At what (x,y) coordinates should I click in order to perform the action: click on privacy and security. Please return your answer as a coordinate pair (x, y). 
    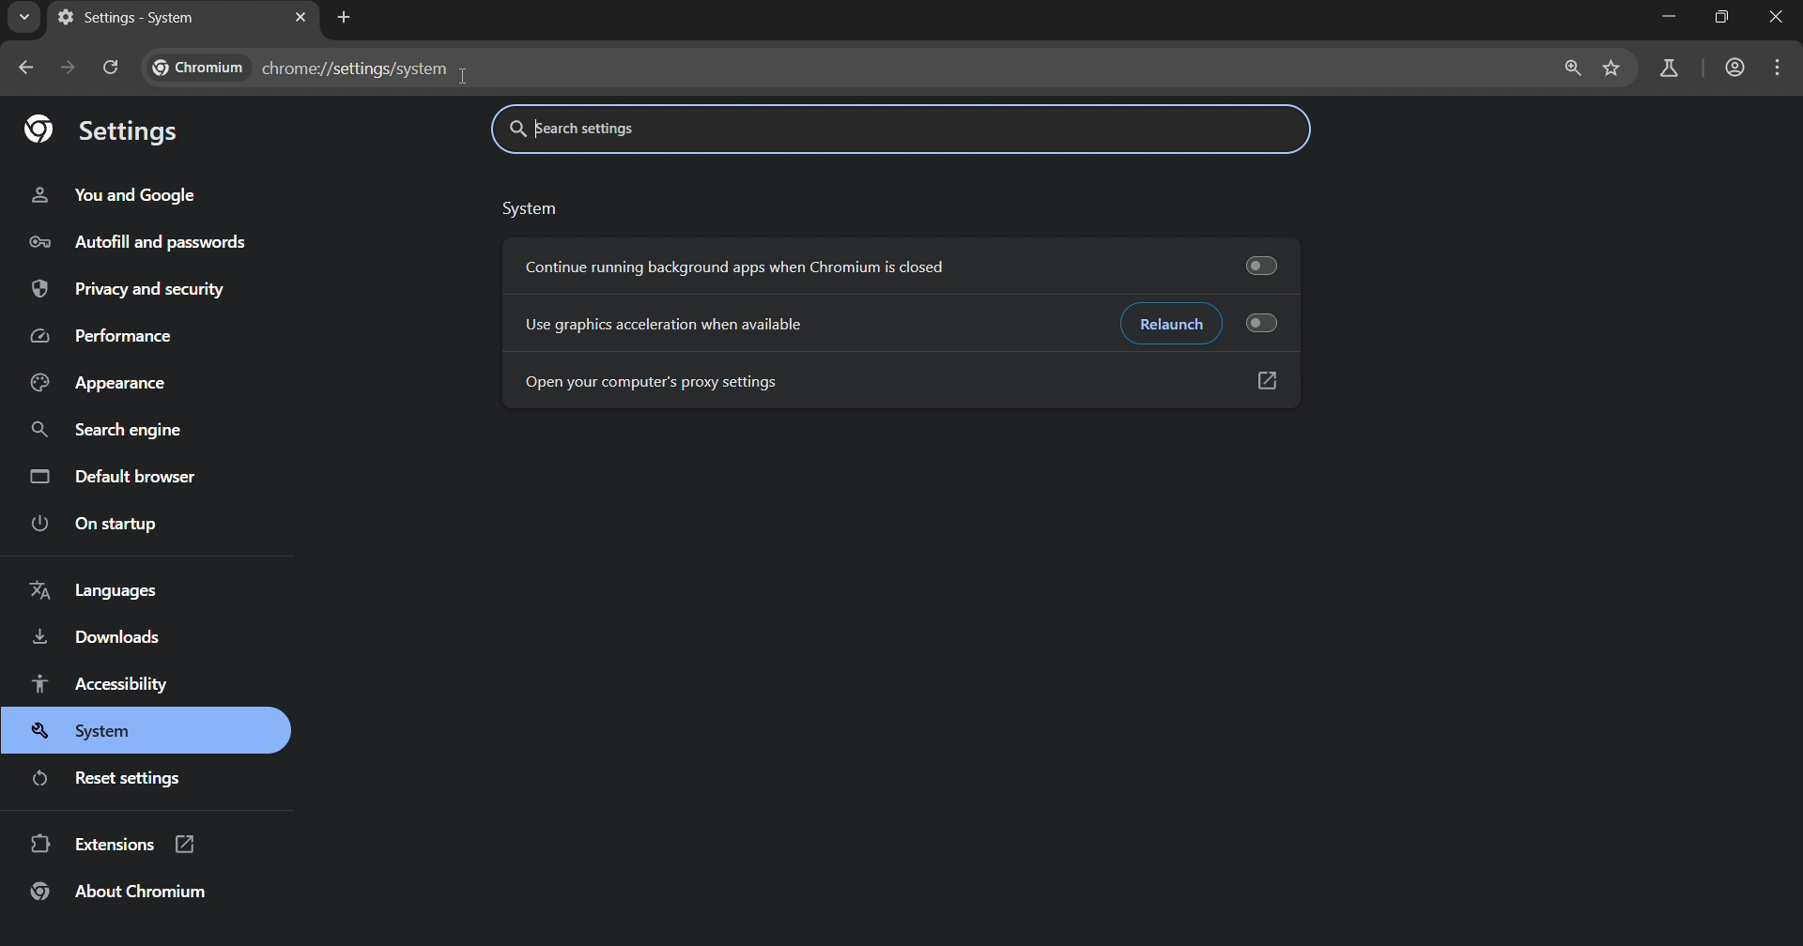
    Looking at the image, I should click on (129, 291).